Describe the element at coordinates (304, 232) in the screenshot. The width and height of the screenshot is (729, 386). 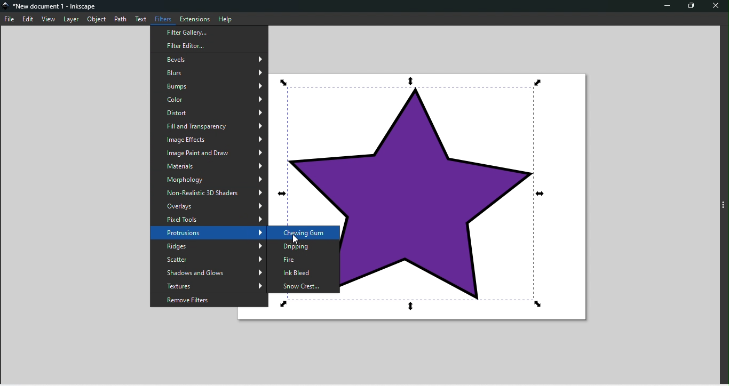
I see `Chewing gum "hover"` at that location.